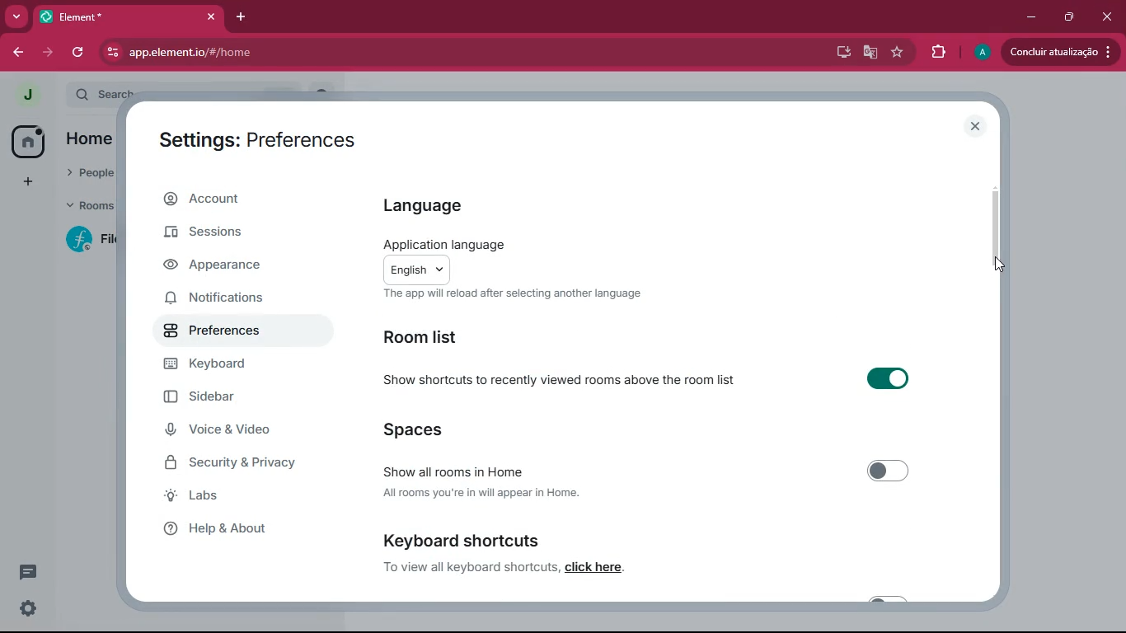 Image resolution: width=1126 pixels, height=633 pixels. I want to click on appearance, so click(226, 266).